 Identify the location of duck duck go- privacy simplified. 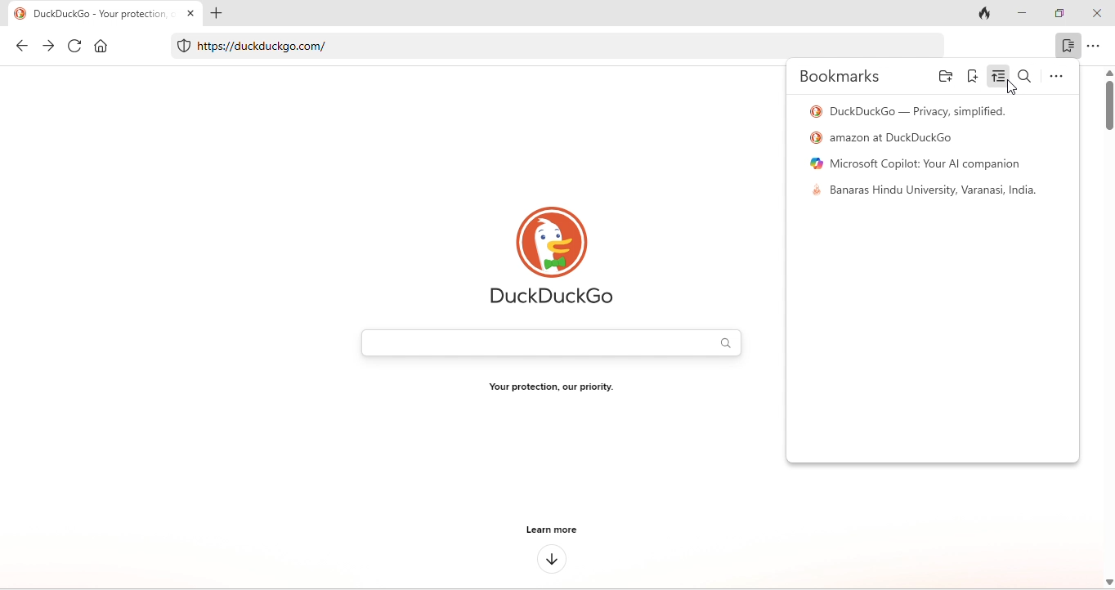
(912, 110).